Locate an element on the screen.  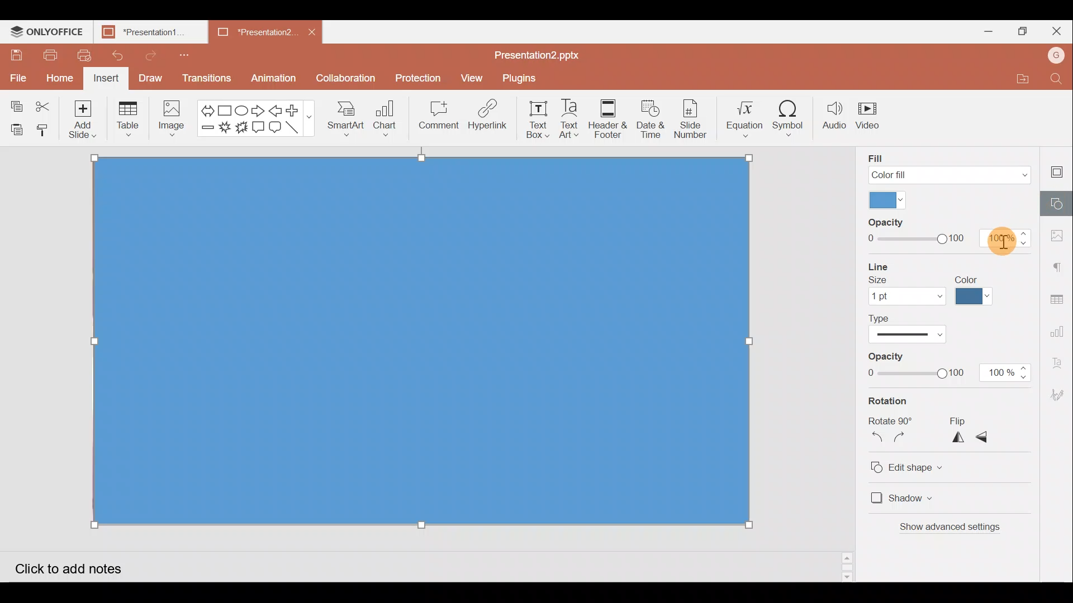
Click to add notes is located at coordinates (77, 565).